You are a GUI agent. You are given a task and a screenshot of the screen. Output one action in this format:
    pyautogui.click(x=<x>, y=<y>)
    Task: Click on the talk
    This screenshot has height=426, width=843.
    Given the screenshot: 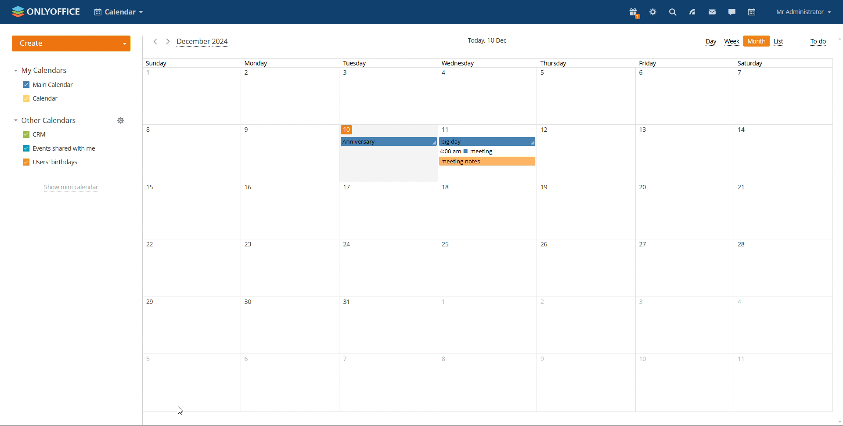 What is the action you would take?
    pyautogui.click(x=731, y=12)
    